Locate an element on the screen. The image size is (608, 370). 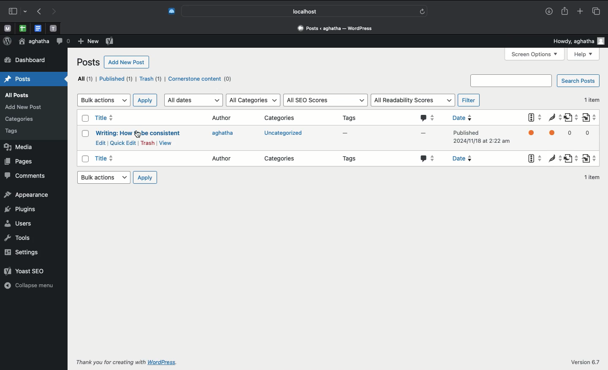
0 is located at coordinates (572, 133).